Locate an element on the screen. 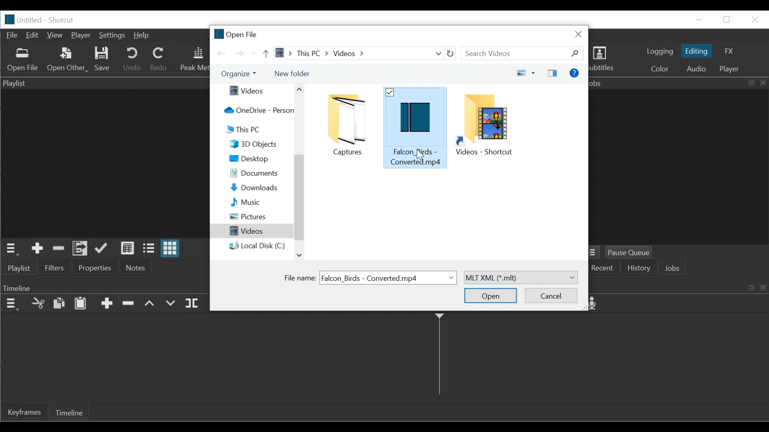 Image resolution: width=769 pixels, height=432 pixels. Scroll up is located at coordinates (300, 89).